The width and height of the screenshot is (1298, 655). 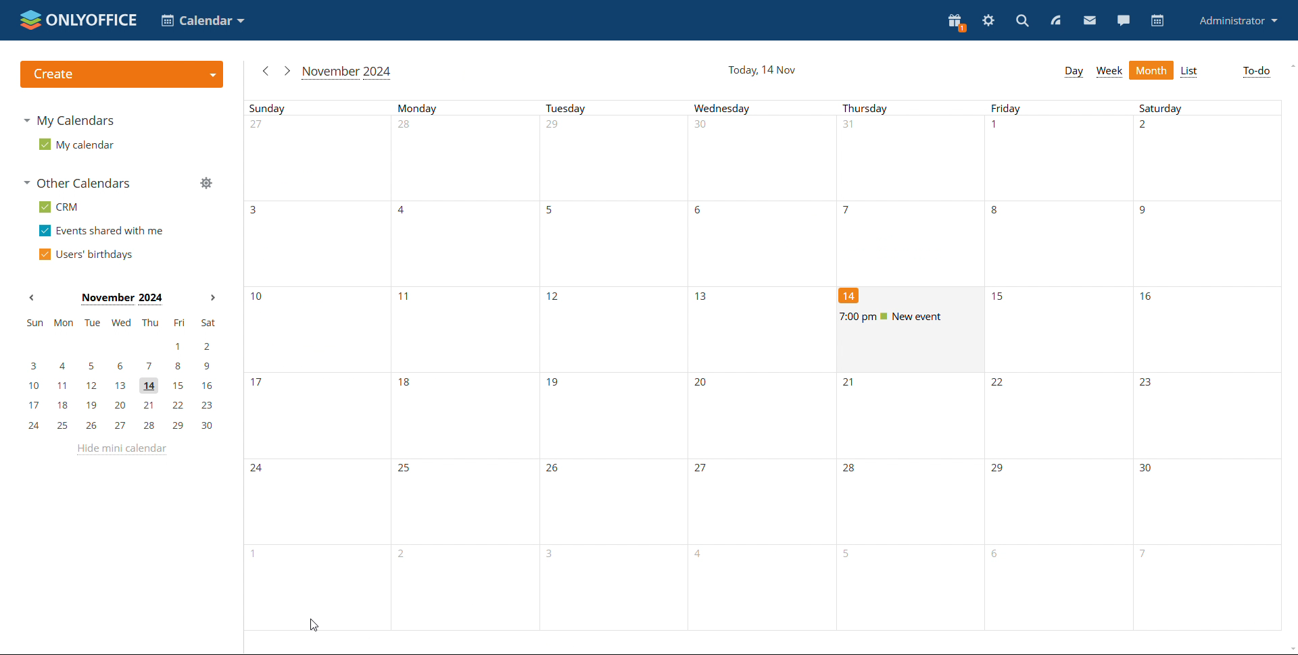 I want to click on number, so click(x=851, y=295).